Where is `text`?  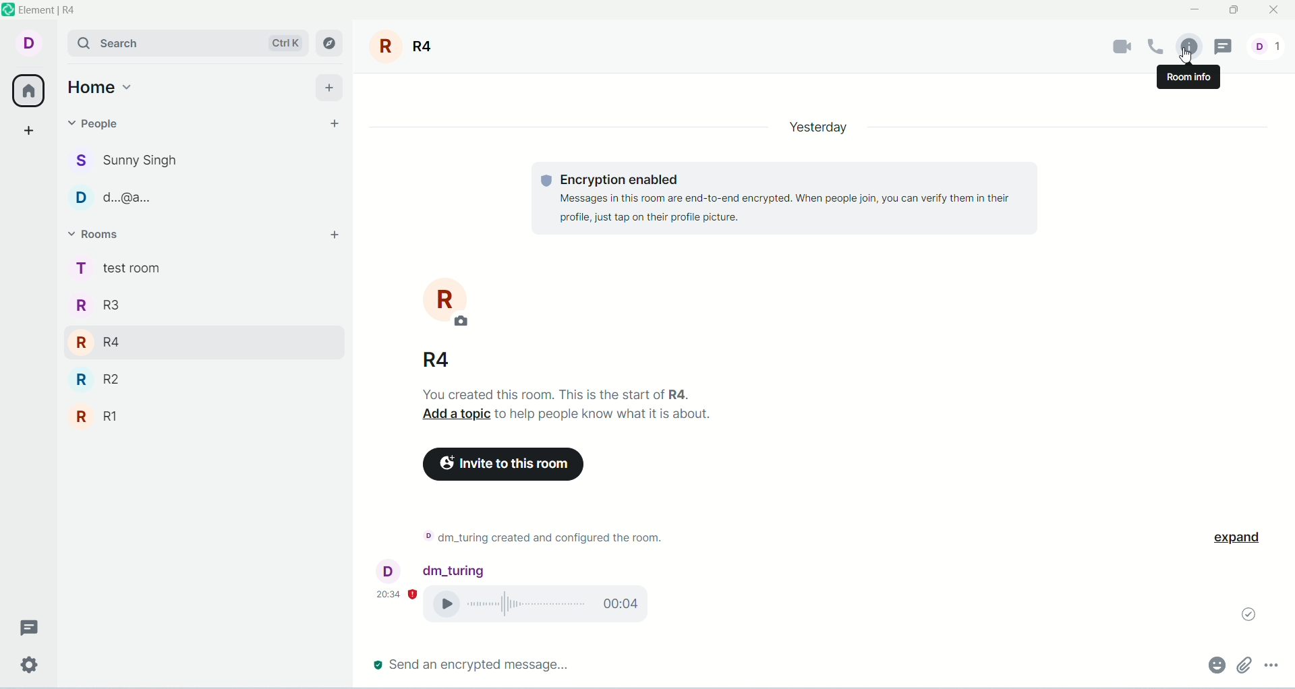
text is located at coordinates (783, 201).